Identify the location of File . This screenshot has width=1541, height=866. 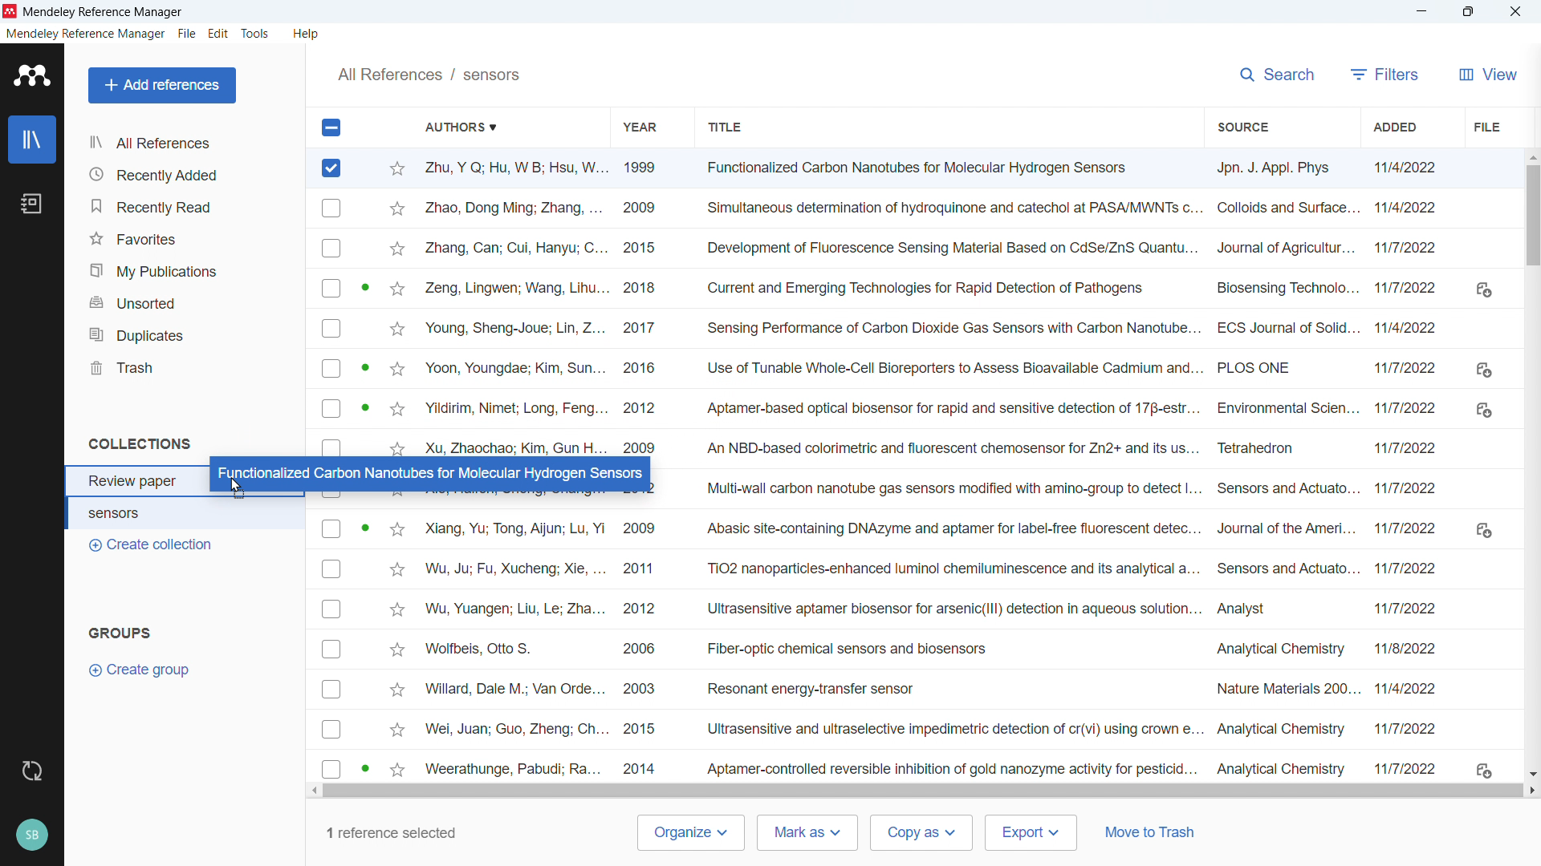
(187, 34).